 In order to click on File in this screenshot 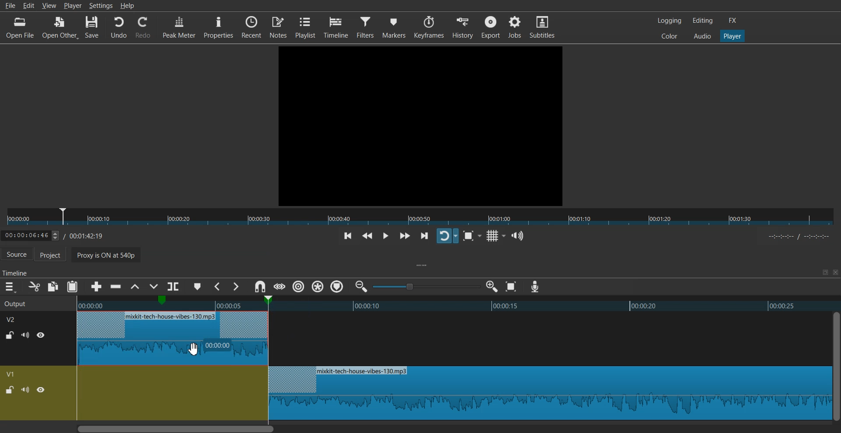, I will do `click(10, 5)`.